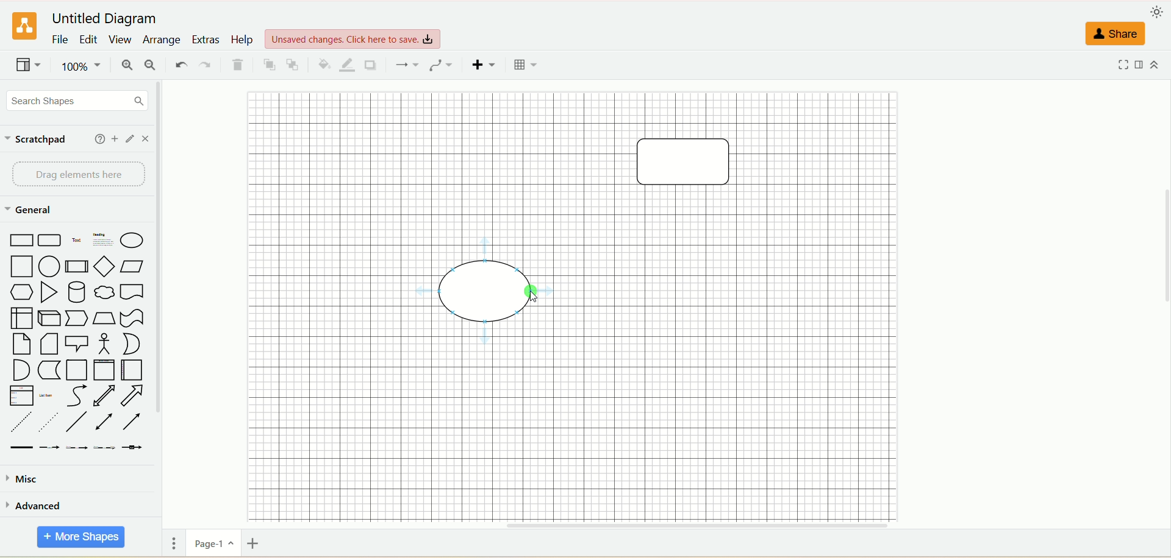 The height and width of the screenshot is (558, 1171). What do you see at coordinates (243, 40) in the screenshot?
I see `help` at bounding box center [243, 40].